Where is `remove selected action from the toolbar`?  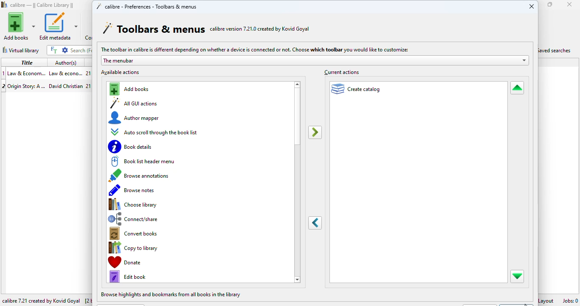
remove selected action from the toolbar is located at coordinates (315, 223).